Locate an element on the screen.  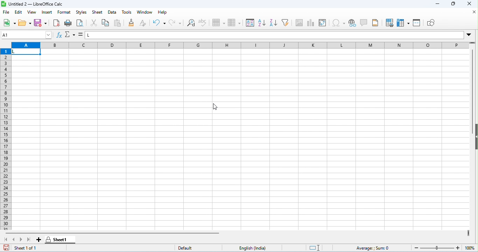
freeze rows and columns is located at coordinates (403, 23).